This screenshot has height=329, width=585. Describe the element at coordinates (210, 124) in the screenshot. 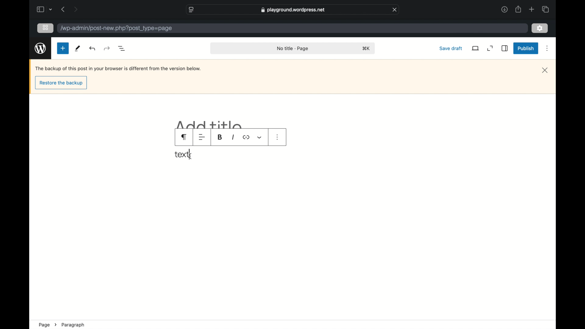

I see `add title` at that location.